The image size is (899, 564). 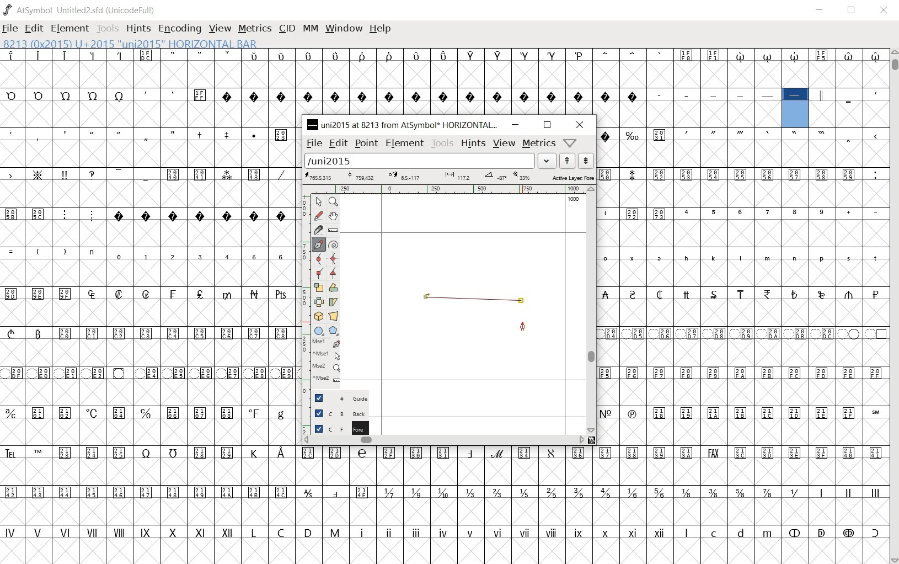 I want to click on Rotate the selection, so click(x=334, y=302).